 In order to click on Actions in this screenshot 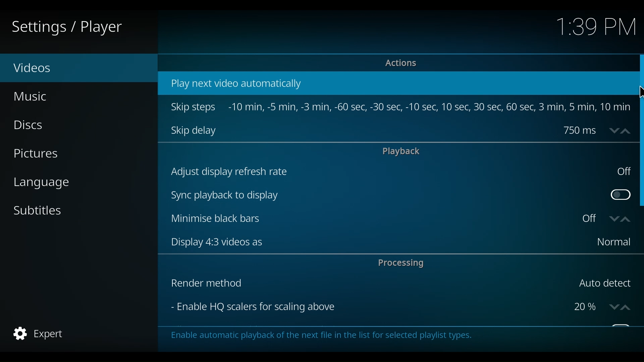, I will do `click(401, 63)`.